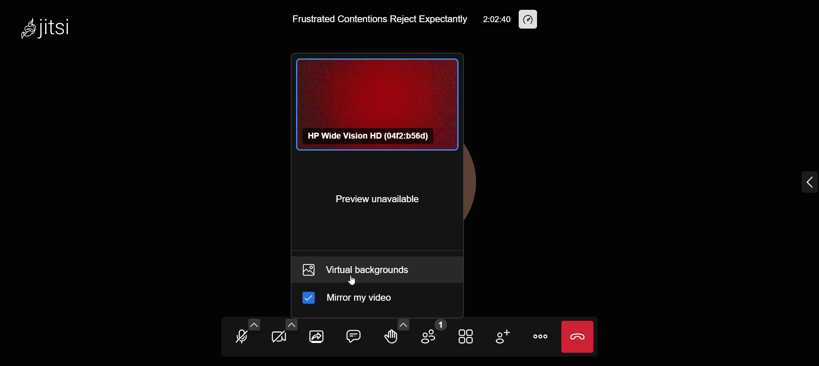 The image size is (819, 366). I want to click on 2:02:40, so click(497, 19).